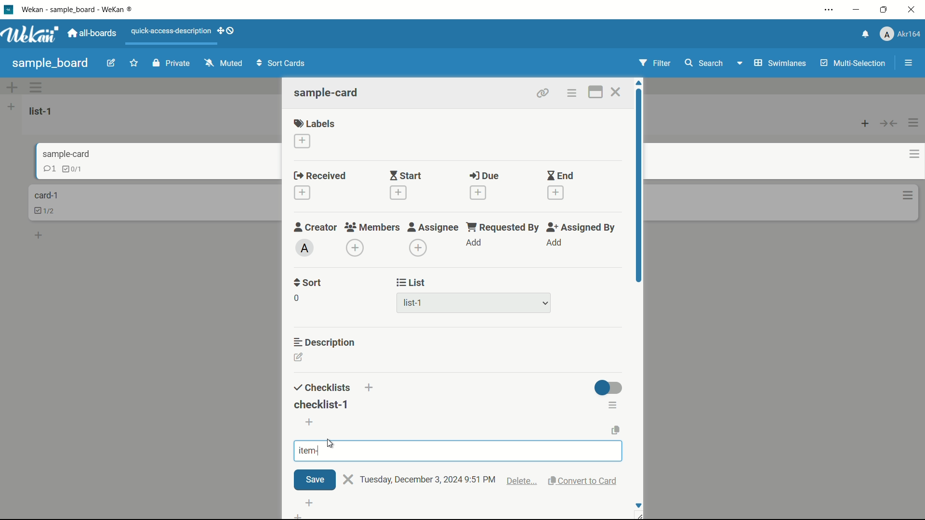 The height and width of the screenshot is (520, 925). Describe the element at coordinates (111, 62) in the screenshot. I see `edit board` at that location.